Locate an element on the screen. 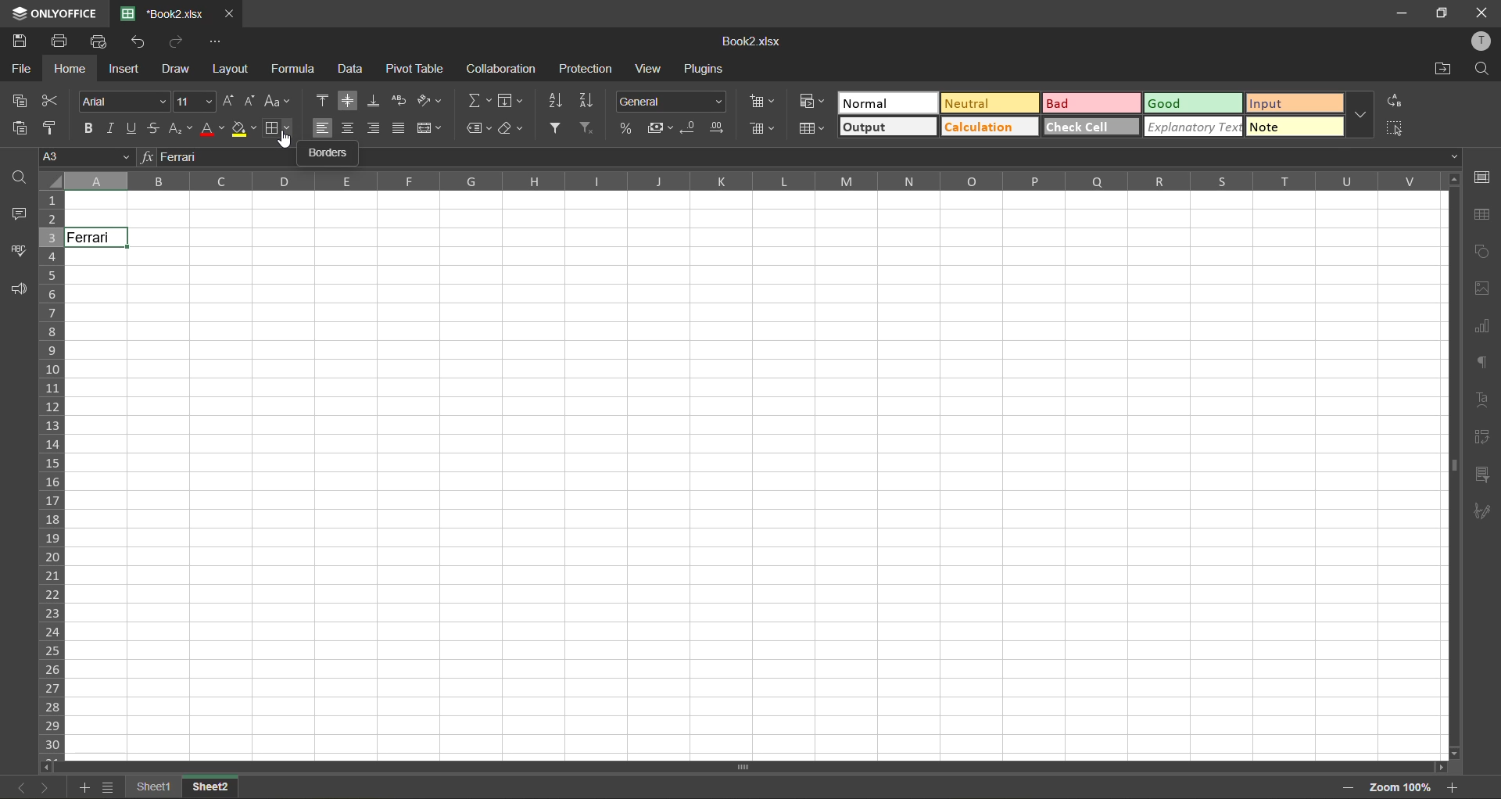 The image size is (1501, 799). images is located at coordinates (1479, 289).